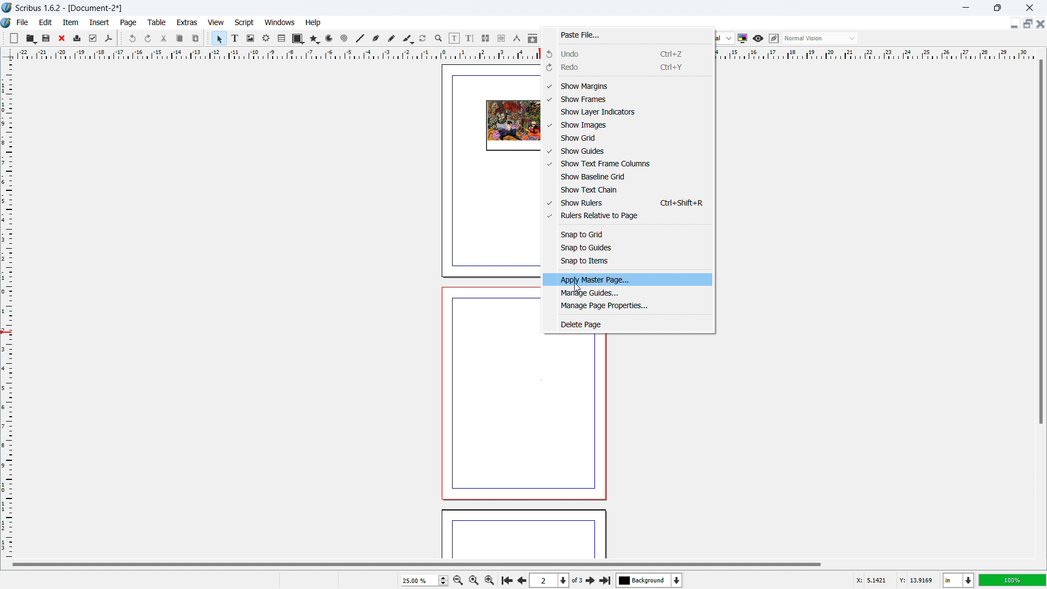 This screenshot has width=1047, height=589. What do you see at coordinates (533, 38) in the screenshot?
I see `copy item properties` at bounding box center [533, 38].